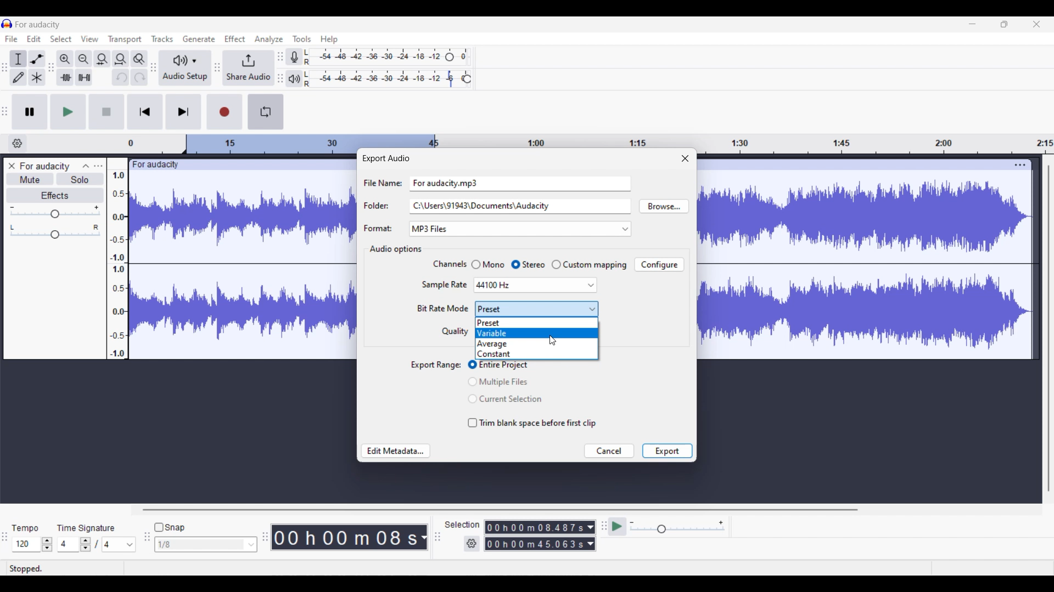 Image resolution: width=1054 pixels, height=592 pixels. I want to click on Selection duration measurement, so click(535, 544).